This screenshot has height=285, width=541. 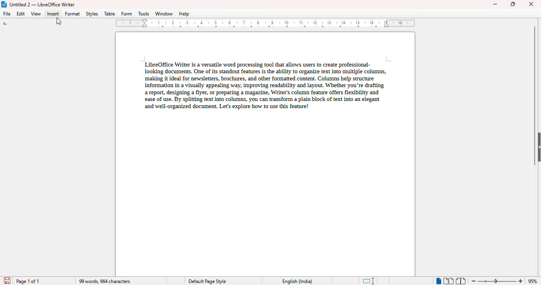 What do you see at coordinates (460, 281) in the screenshot?
I see `book view` at bounding box center [460, 281].